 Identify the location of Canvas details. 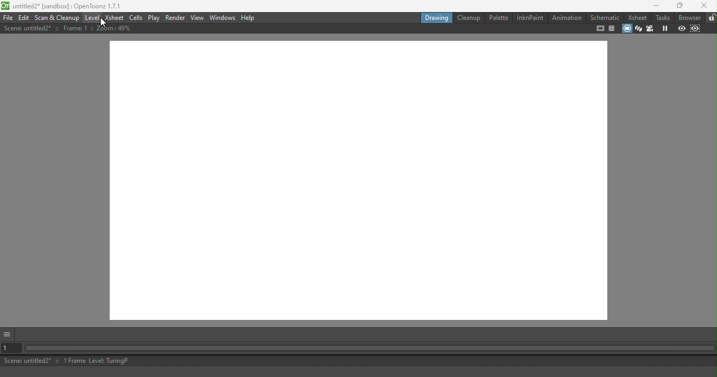
(72, 29).